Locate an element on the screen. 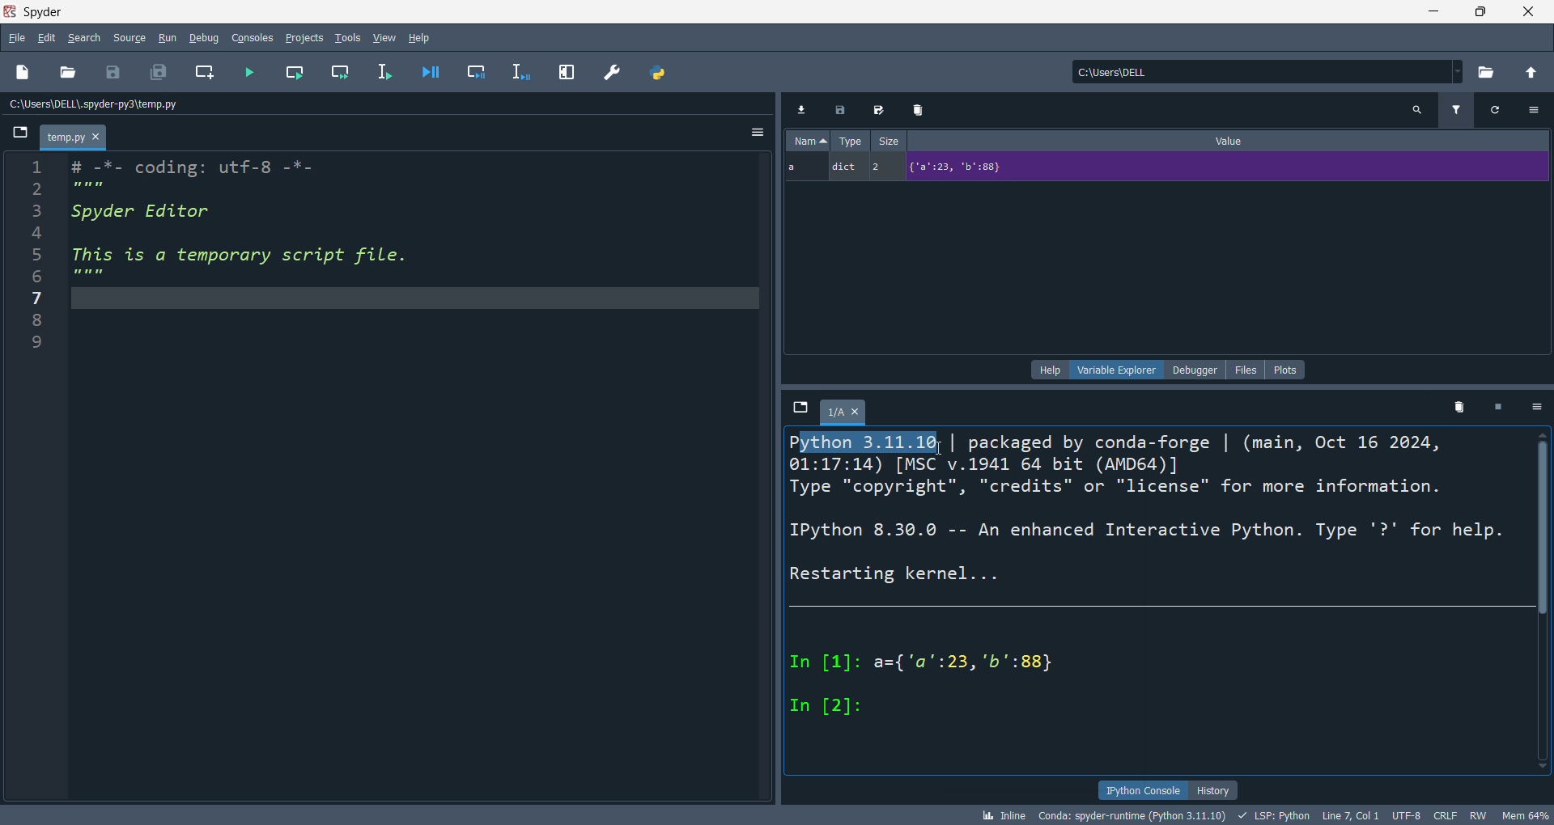  a, dict, 2, {'a':23, 'b': 88} is located at coordinates (1162, 168).